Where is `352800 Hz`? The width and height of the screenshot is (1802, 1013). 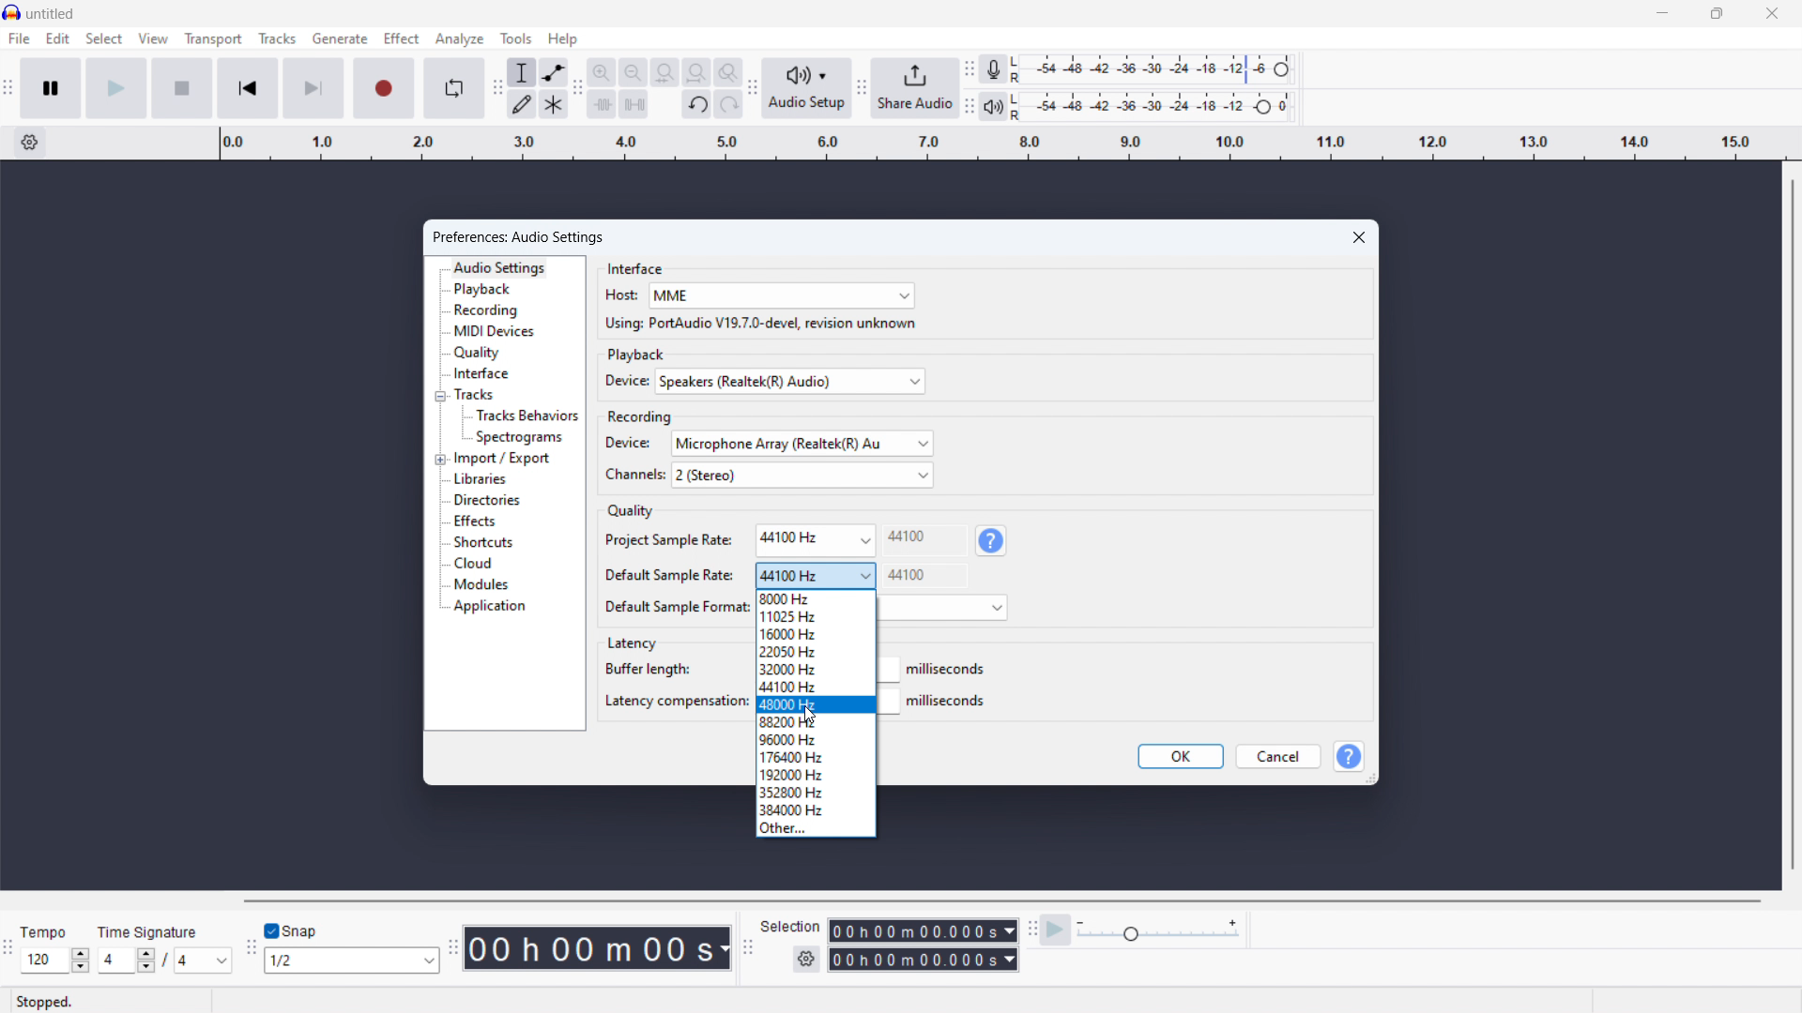
352800 Hz is located at coordinates (817, 790).